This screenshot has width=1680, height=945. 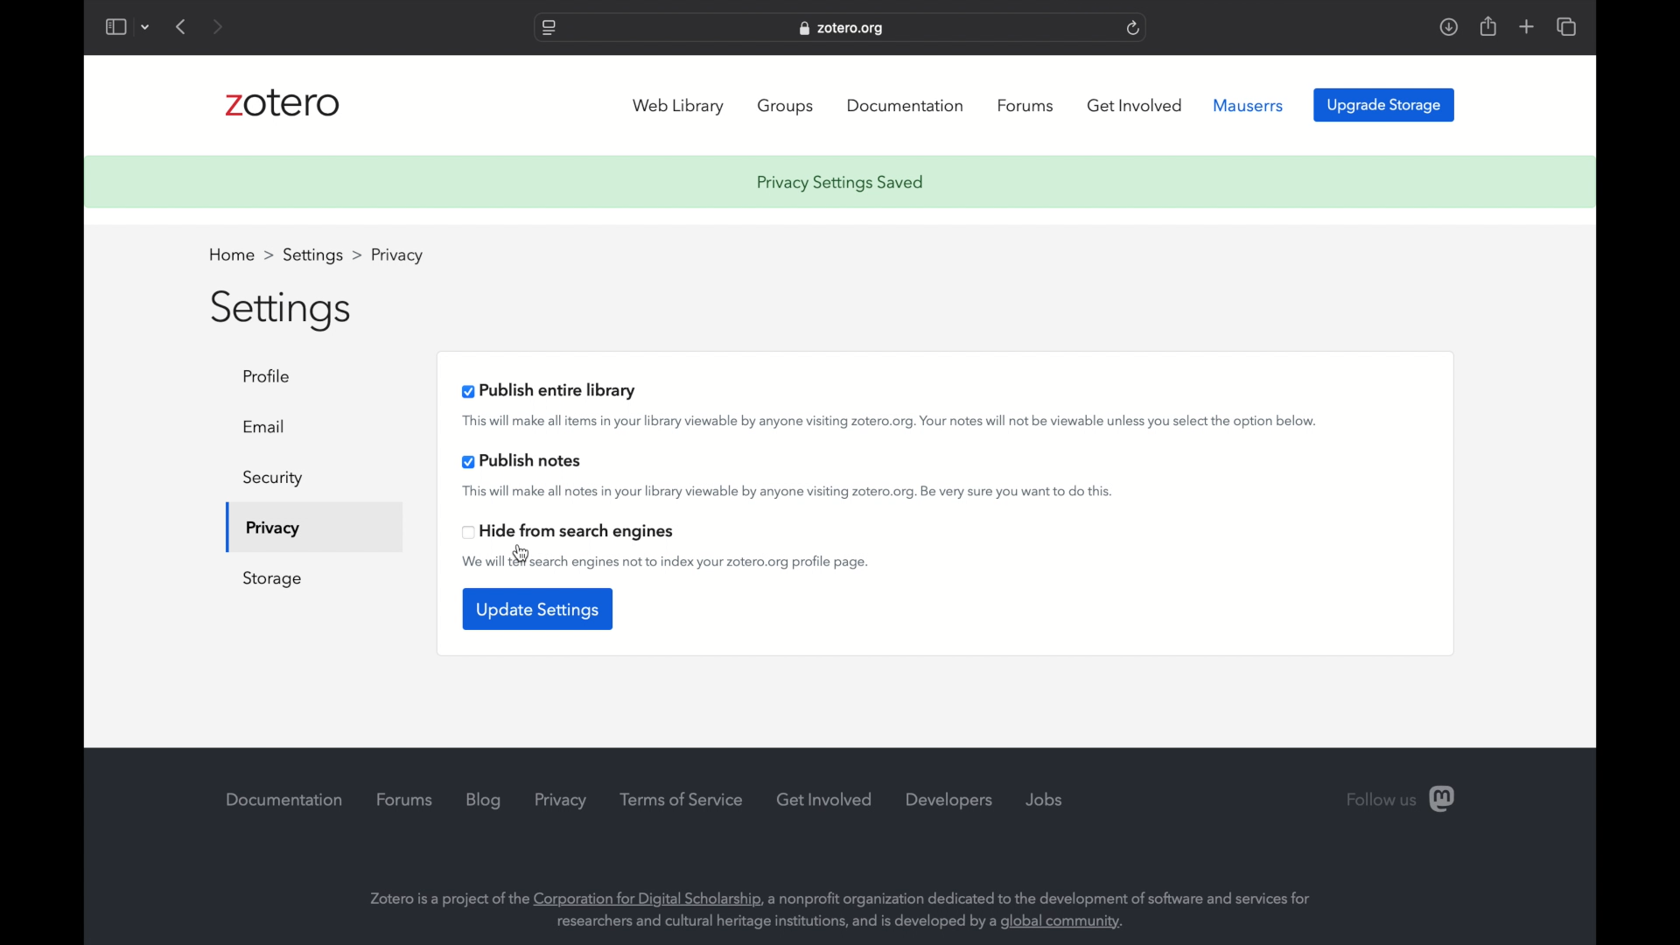 What do you see at coordinates (787, 107) in the screenshot?
I see `groups` at bounding box center [787, 107].